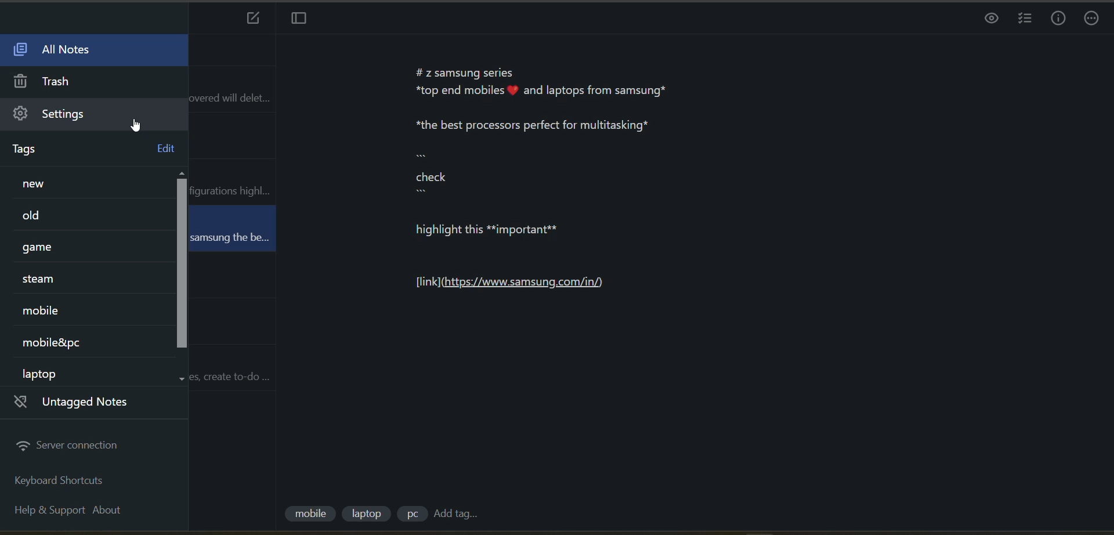 The image size is (1114, 535). What do you see at coordinates (1026, 20) in the screenshot?
I see `insert checklist` at bounding box center [1026, 20].